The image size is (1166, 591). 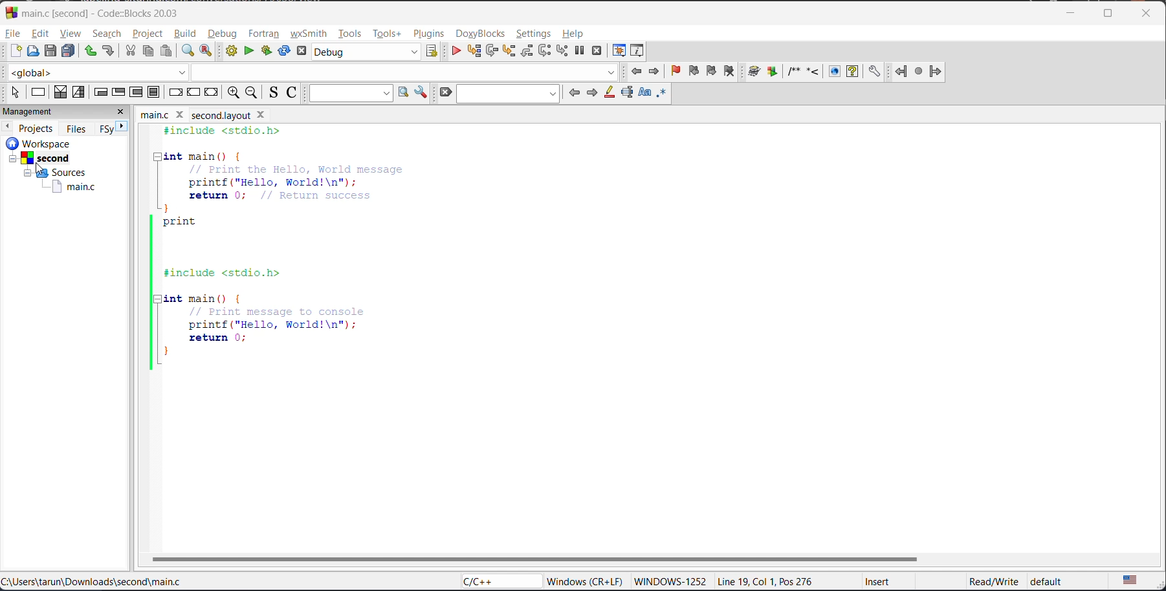 I want to click on previous, so click(x=575, y=94).